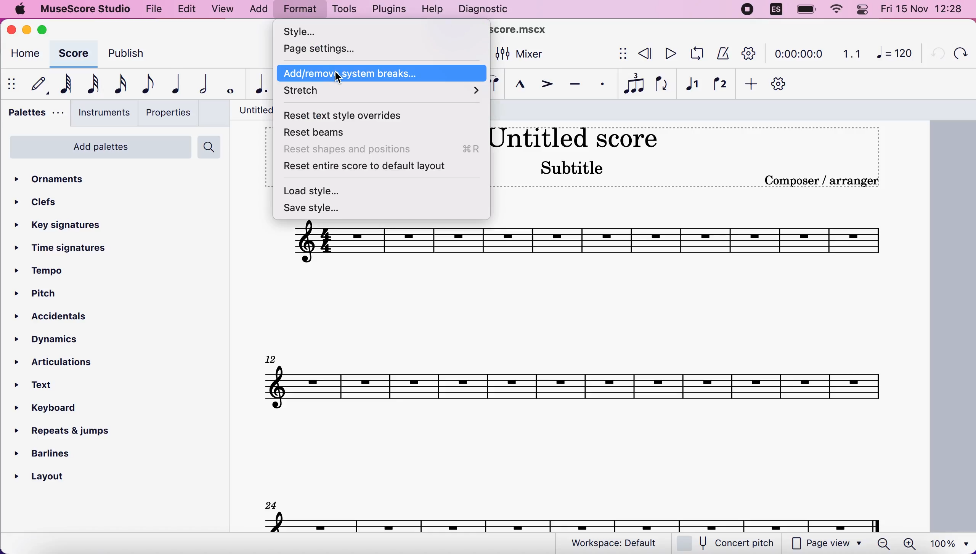 The image size is (976, 554). What do you see at coordinates (382, 74) in the screenshot?
I see `add/remove system breaks` at bounding box center [382, 74].